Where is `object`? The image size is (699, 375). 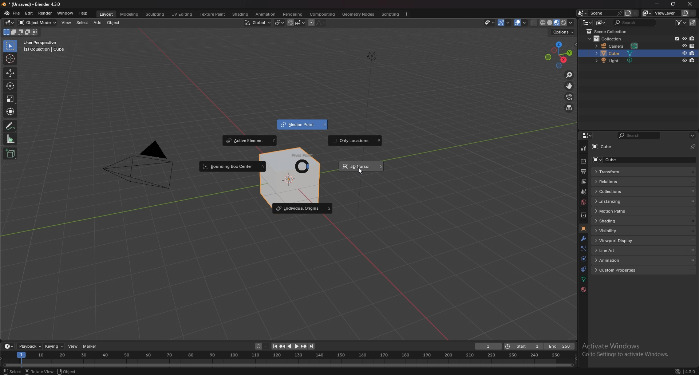 object is located at coordinates (584, 228).